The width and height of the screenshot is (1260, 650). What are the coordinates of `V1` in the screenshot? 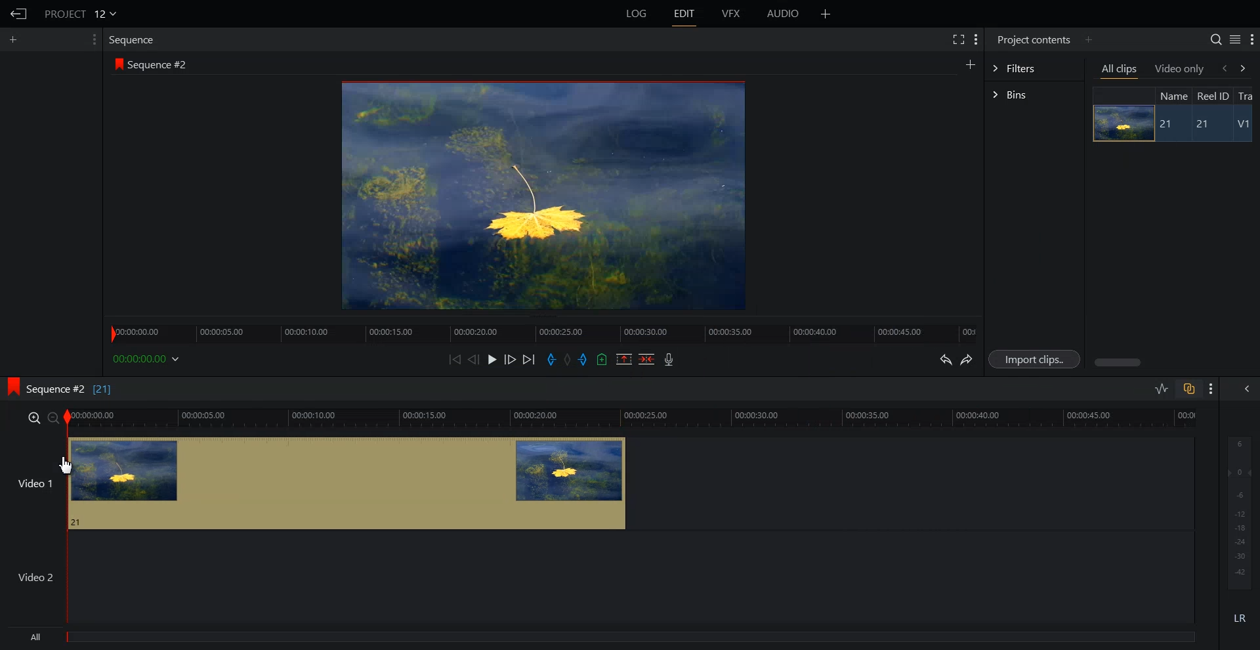 It's located at (1245, 125).